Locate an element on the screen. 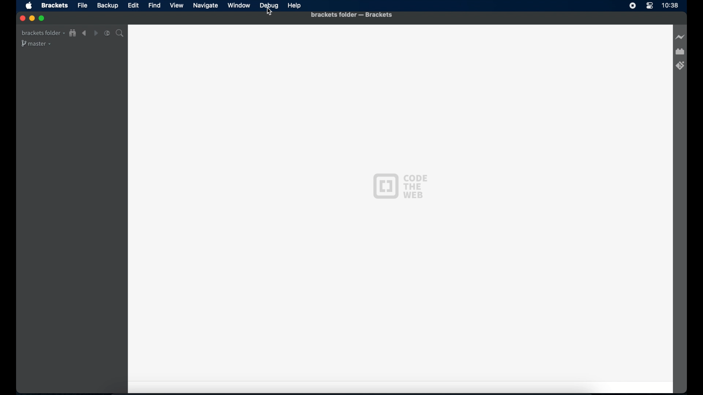 This screenshot has width=703, height=395. debug is located at coordinates (269, 5).